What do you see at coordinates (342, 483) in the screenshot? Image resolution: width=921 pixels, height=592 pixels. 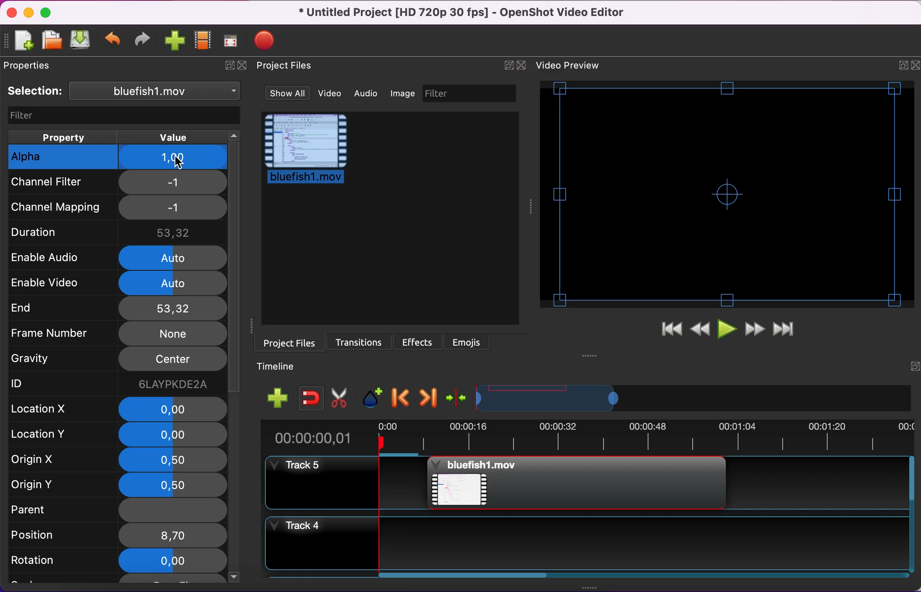 I see `track 5` at bounding box center [342, 483].